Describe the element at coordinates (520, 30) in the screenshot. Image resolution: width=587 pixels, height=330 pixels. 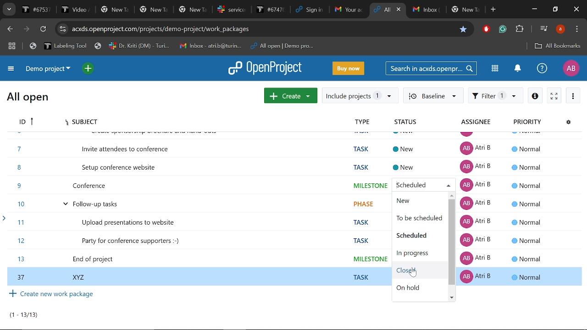
I see `Extensions` at that location.